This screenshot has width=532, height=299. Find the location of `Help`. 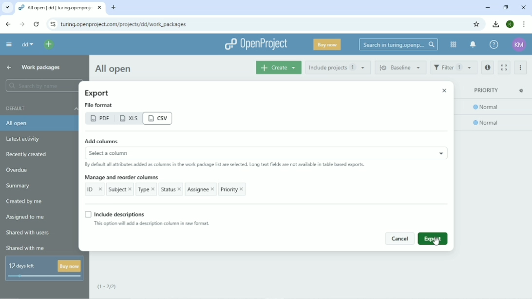

Help is located at coordinates (494, 45).